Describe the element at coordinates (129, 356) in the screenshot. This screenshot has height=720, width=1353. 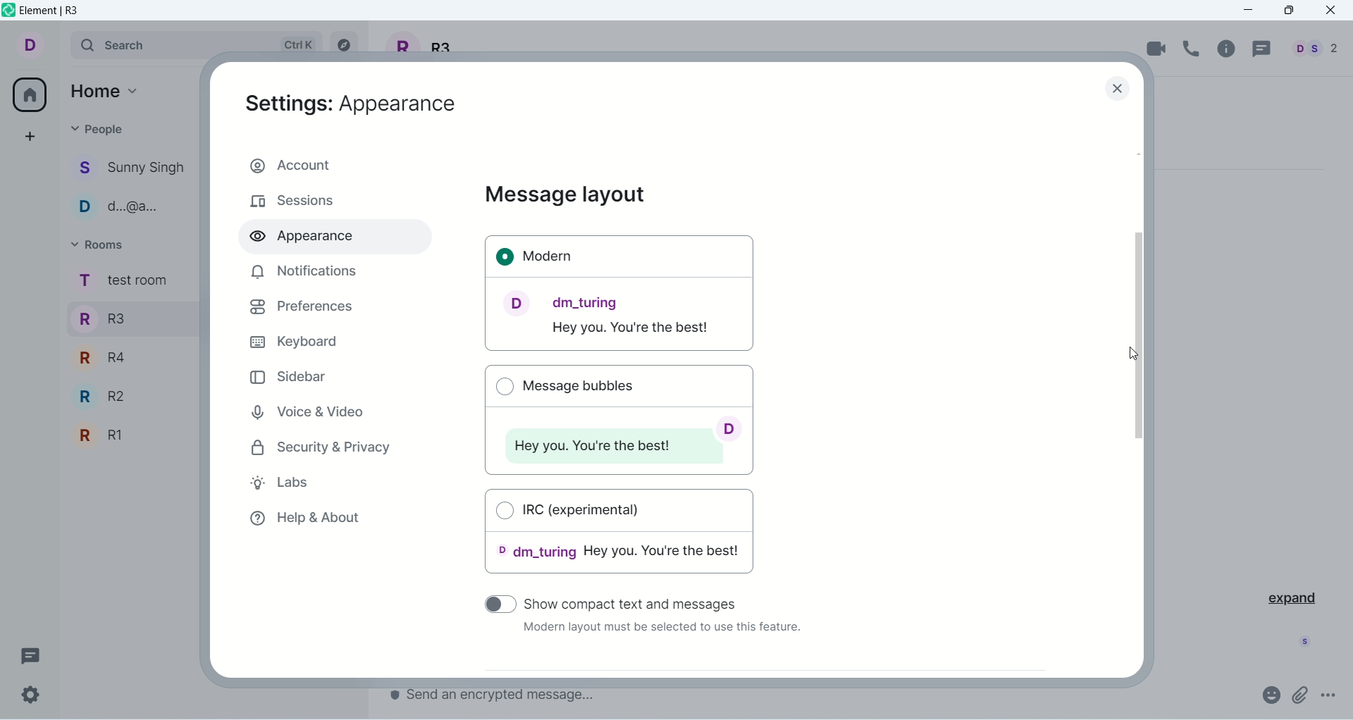
I see `R4` at that location.